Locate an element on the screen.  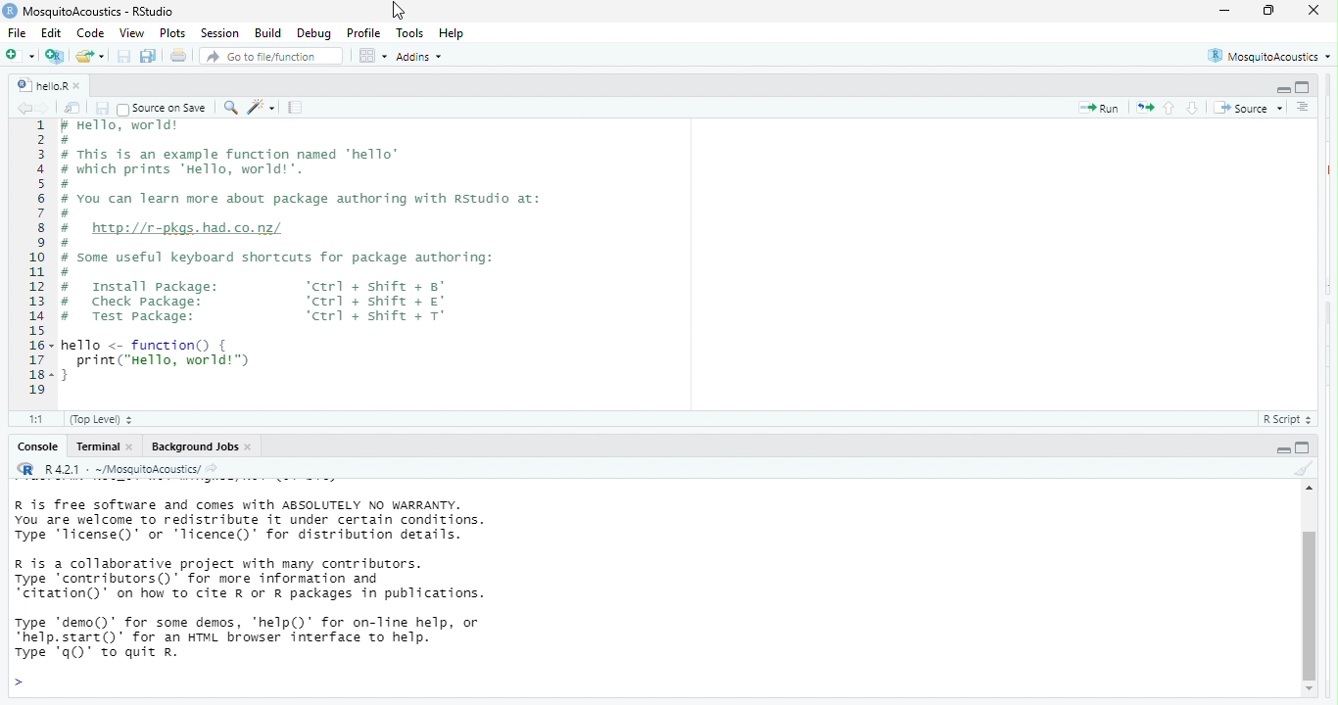
el sie tl—pbmsly-sy-—ibejsiyrisisns-mnisbepalioer-flaimyir-il-d
You are welcome to redistribute it under certain conditions.

Type ‘license()' or ‘licence()' for distribution details.

R is a collaborative project with many contributors.

Type contributors)’ for more information and

“citation()’ on how to cite R or R packages in publications.

Type ‘demo()' for some demos, ‘'help()’ for on-line help, or

“help.start()’ for an HTML browser interface to help.

Type 'q0)" to quit R. is located at coordinates (302, 584).